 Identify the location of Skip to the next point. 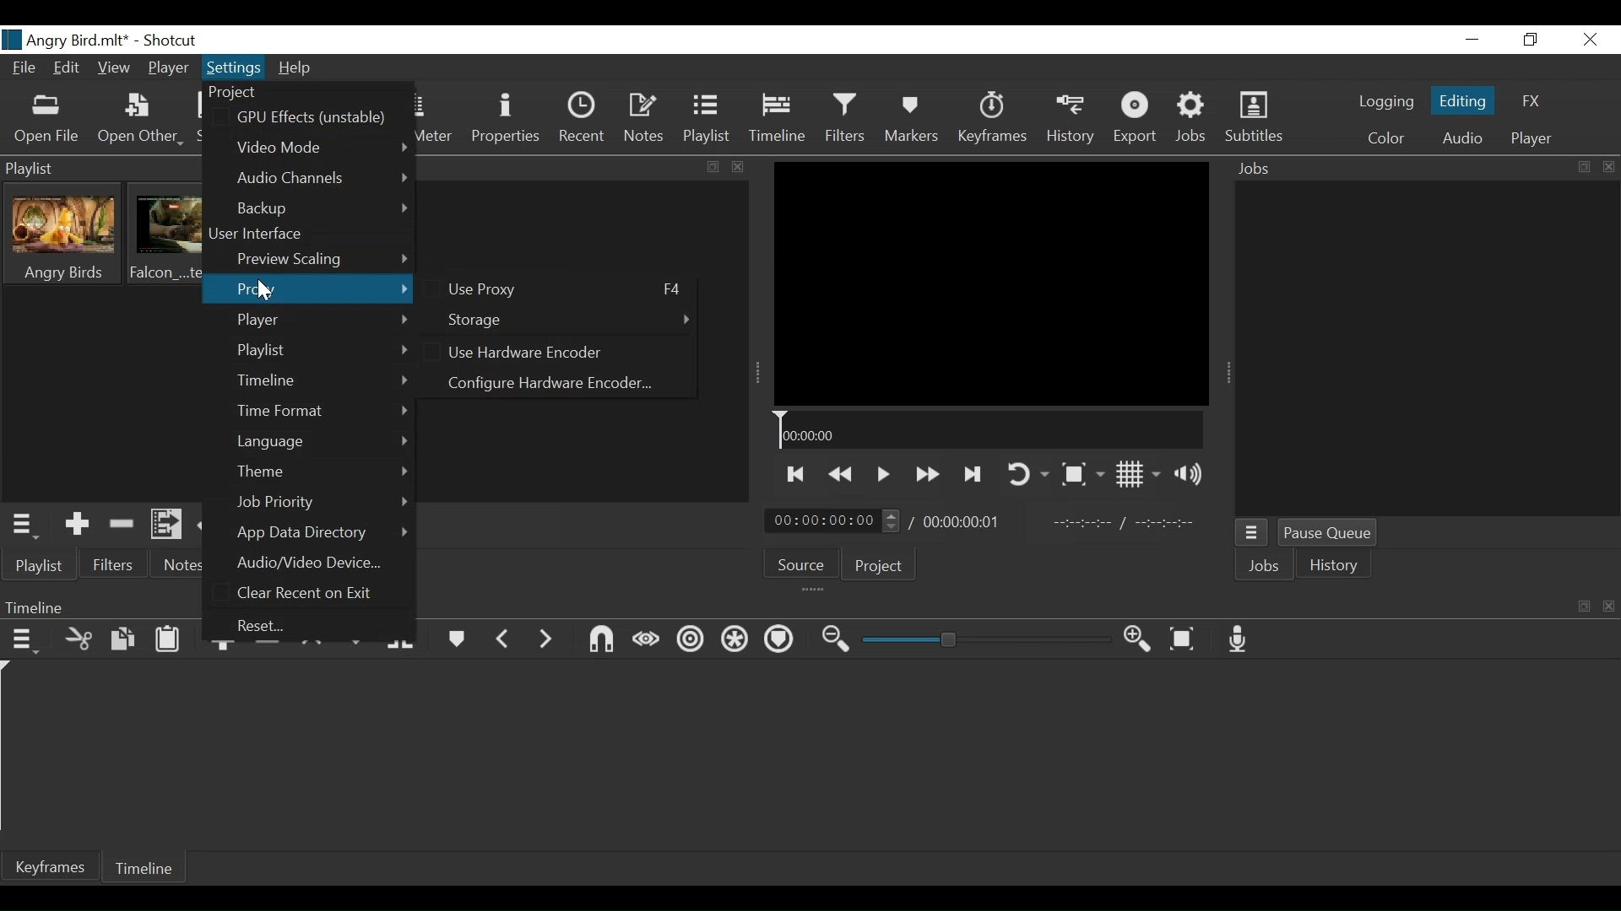
(971, 477).